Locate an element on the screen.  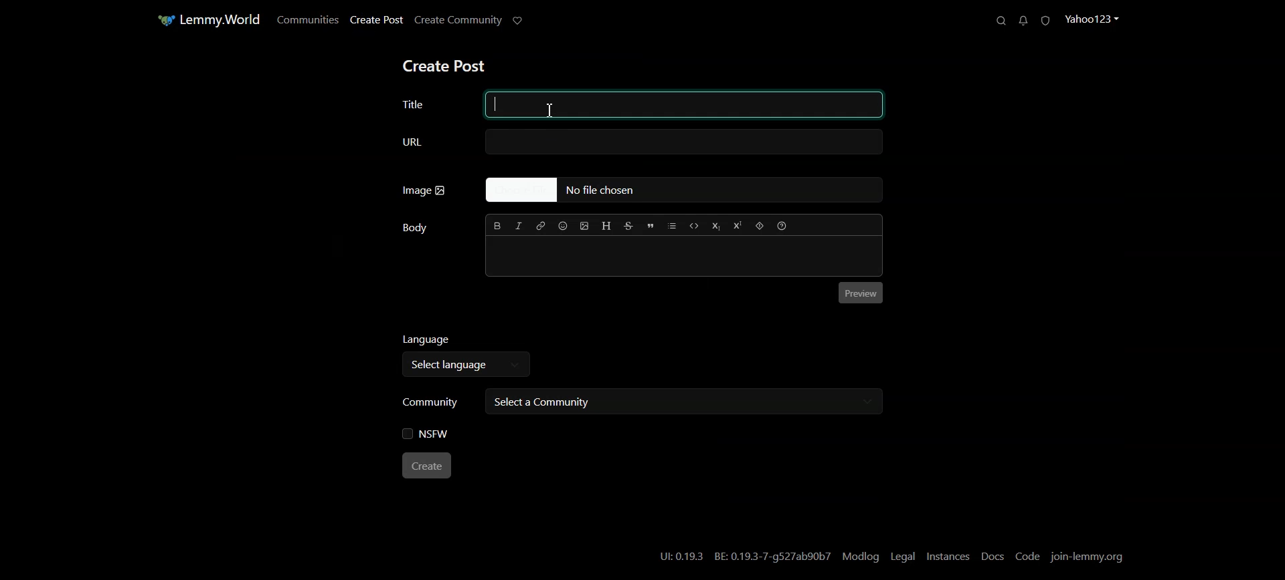
Home Page is located at coordinates (205, 20).